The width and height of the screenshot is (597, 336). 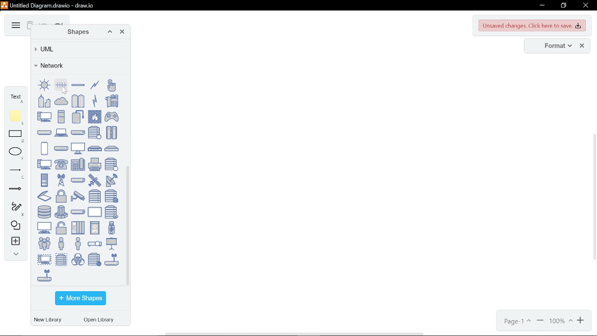 I want to click on diagram, so click(x=15, y=26).